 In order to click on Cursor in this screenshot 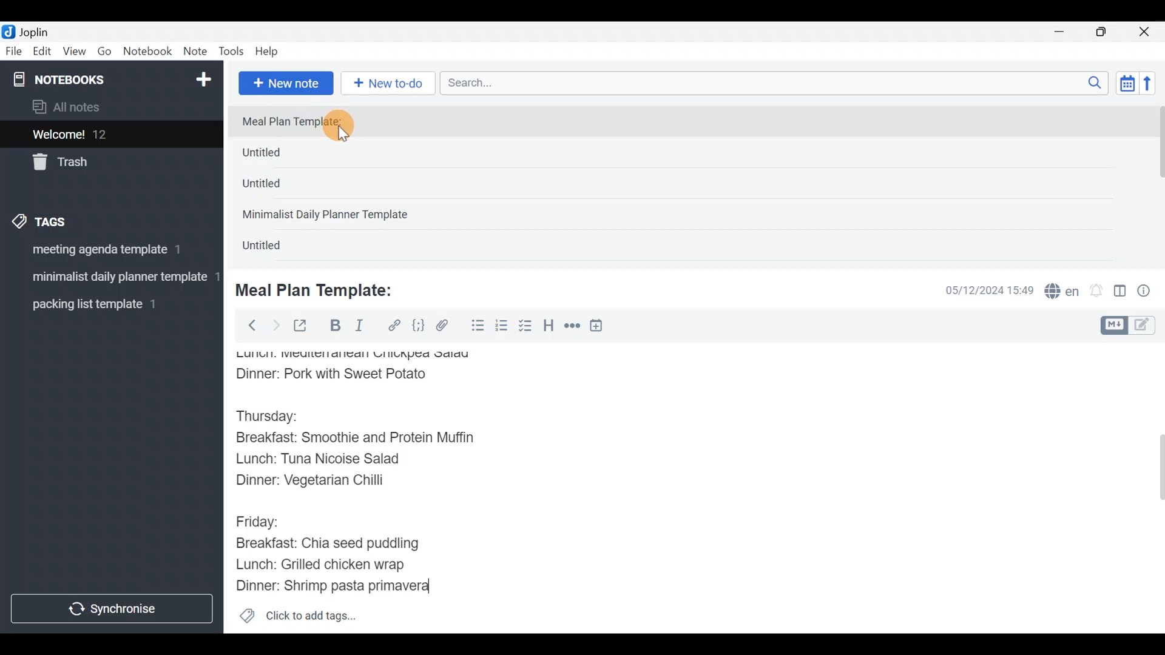, I will do `click(352, 128)`.